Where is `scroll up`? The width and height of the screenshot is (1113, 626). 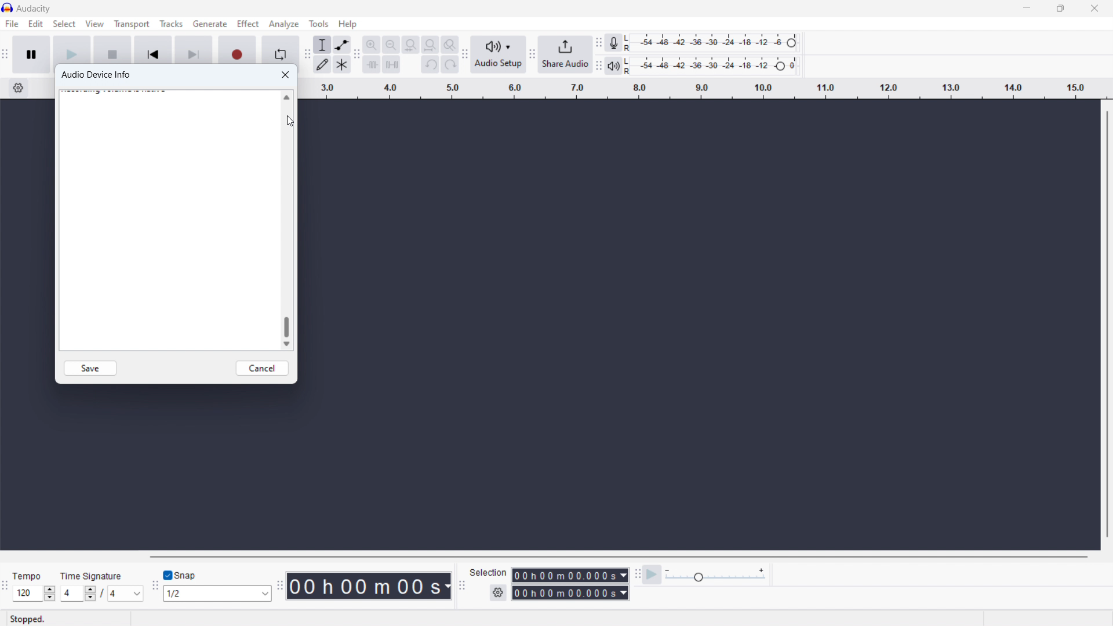 scroll up is located at coordinates (286, 97).